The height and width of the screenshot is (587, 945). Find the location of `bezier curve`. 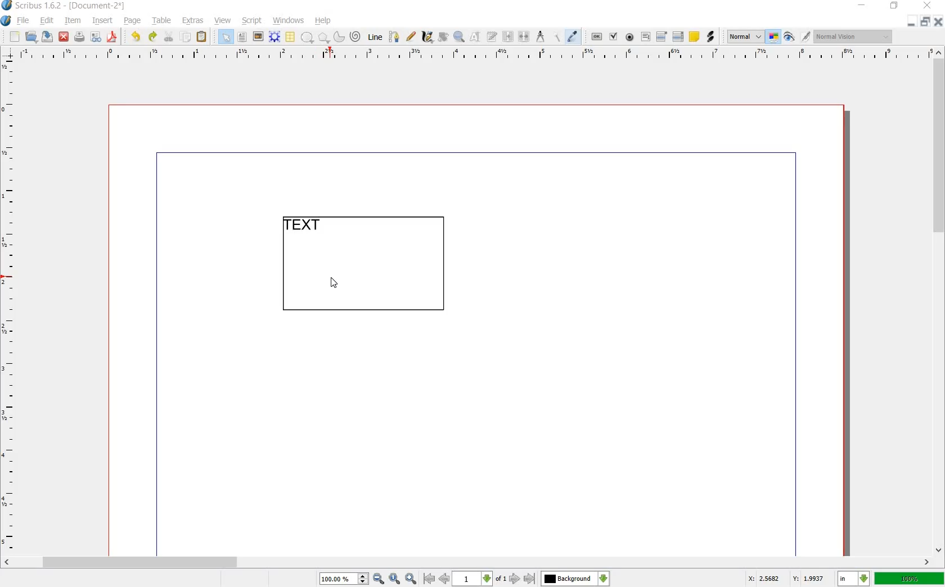

bezier curve is located at coordinates (395, 38).